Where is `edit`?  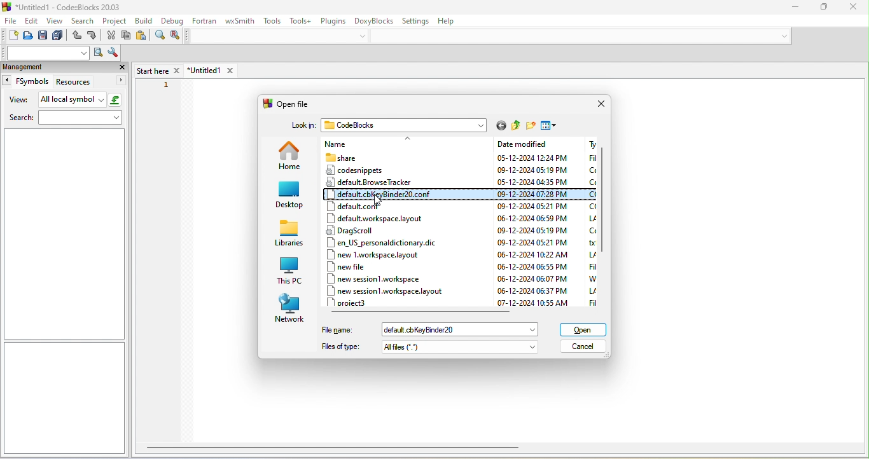 edit is located at coordinates (32, 20).